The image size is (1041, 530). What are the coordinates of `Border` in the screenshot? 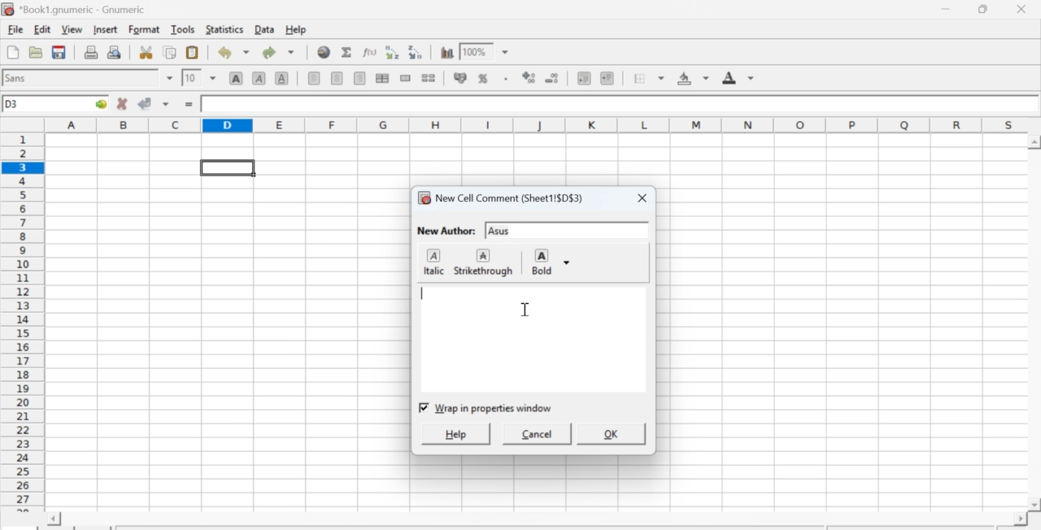 It's located at (649, 79).